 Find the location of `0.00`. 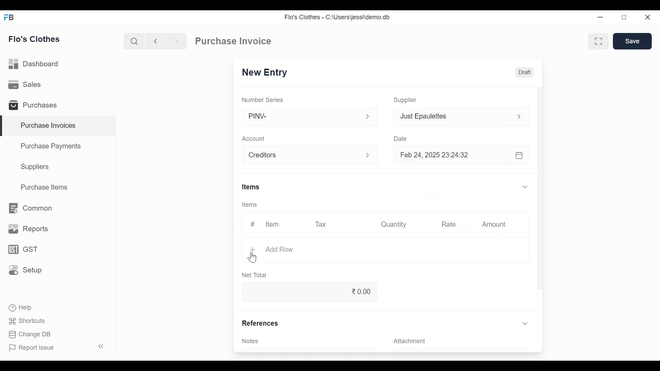

0.00 is located at coordinates (308, 291).